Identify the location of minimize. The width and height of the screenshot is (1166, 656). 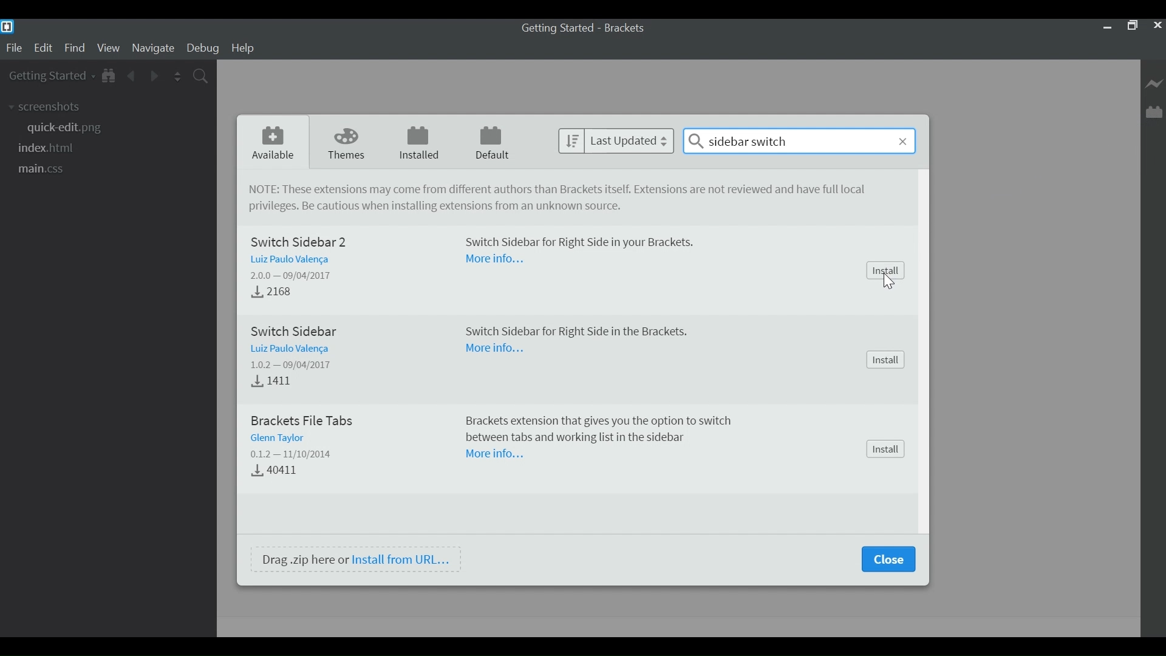
(1107, 27).